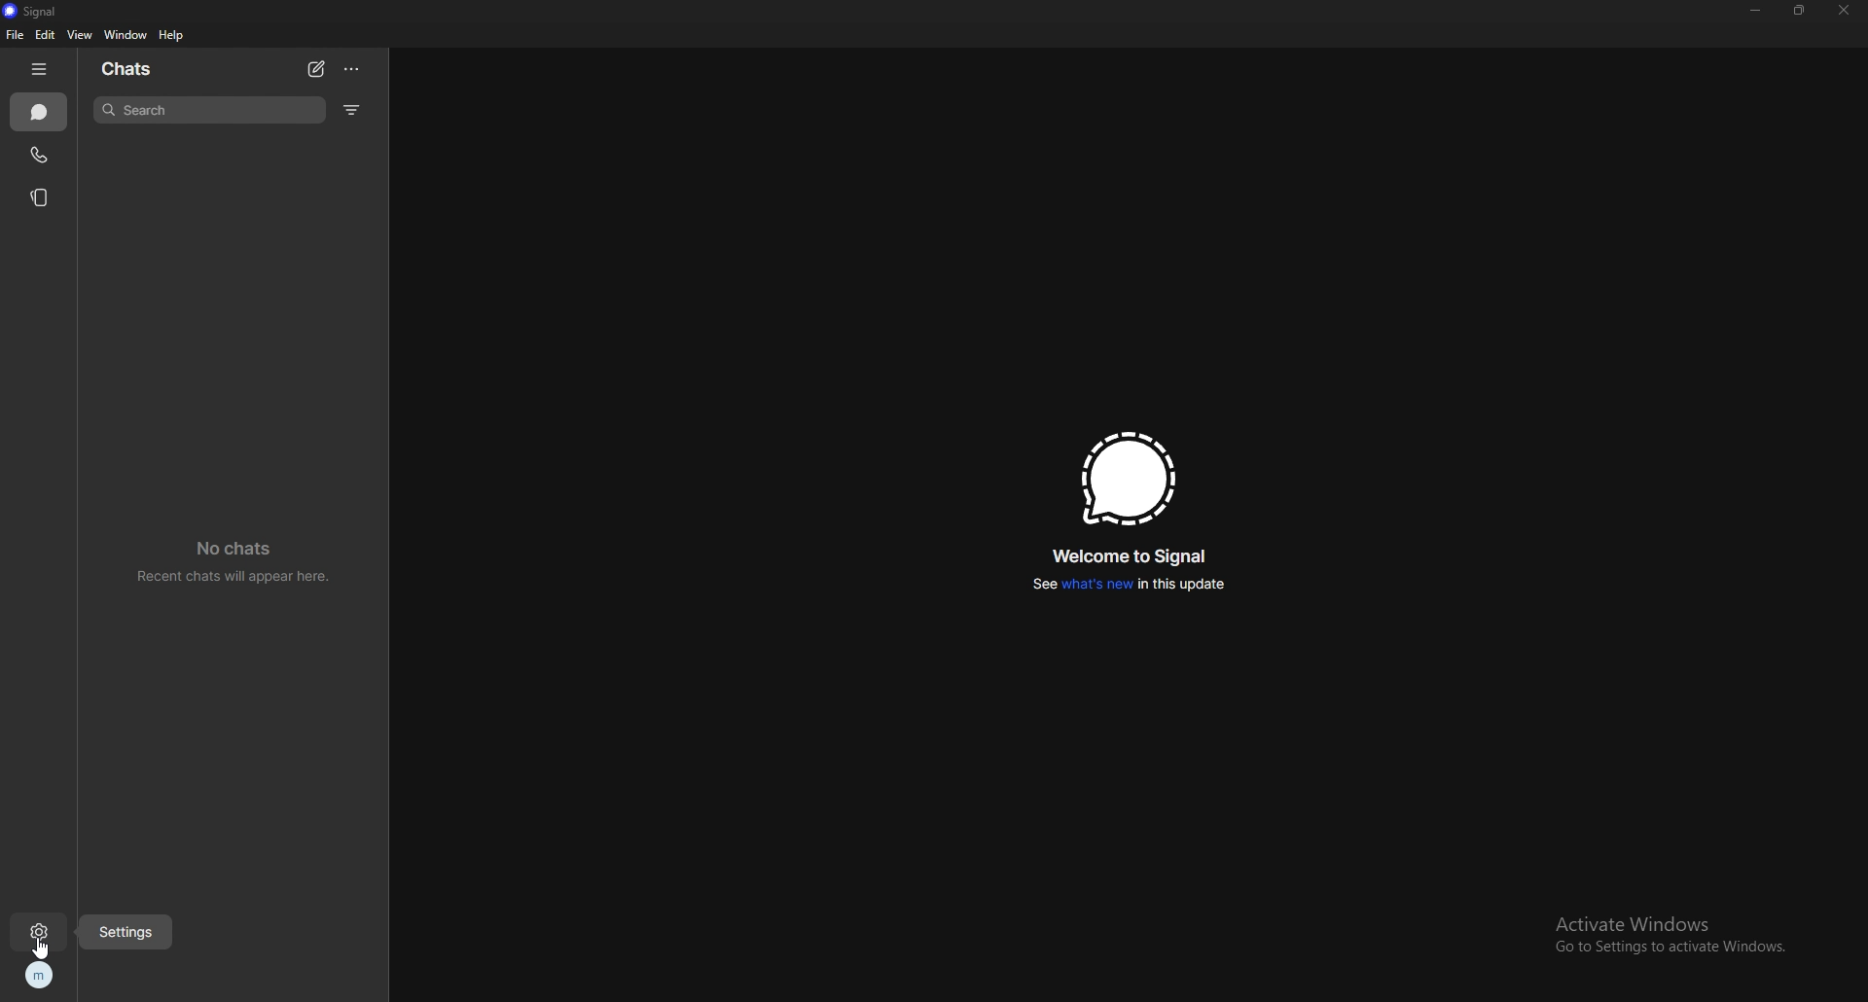 The image size is (1868, 1002). What do you see at coordinates (14, 35) in the screenshot?
I see `file` at bounding box center [14, 35].